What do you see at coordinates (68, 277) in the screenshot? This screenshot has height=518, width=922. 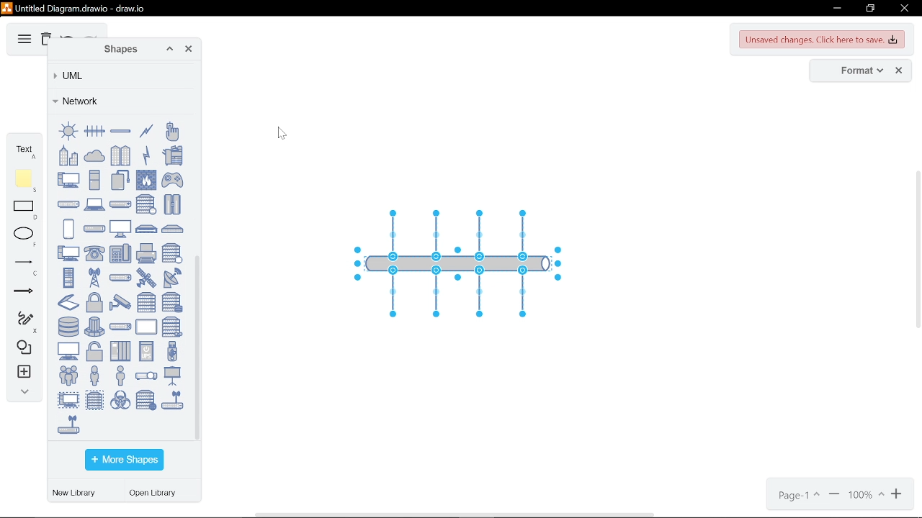 I see `rack` at bounding box center [68, 277].